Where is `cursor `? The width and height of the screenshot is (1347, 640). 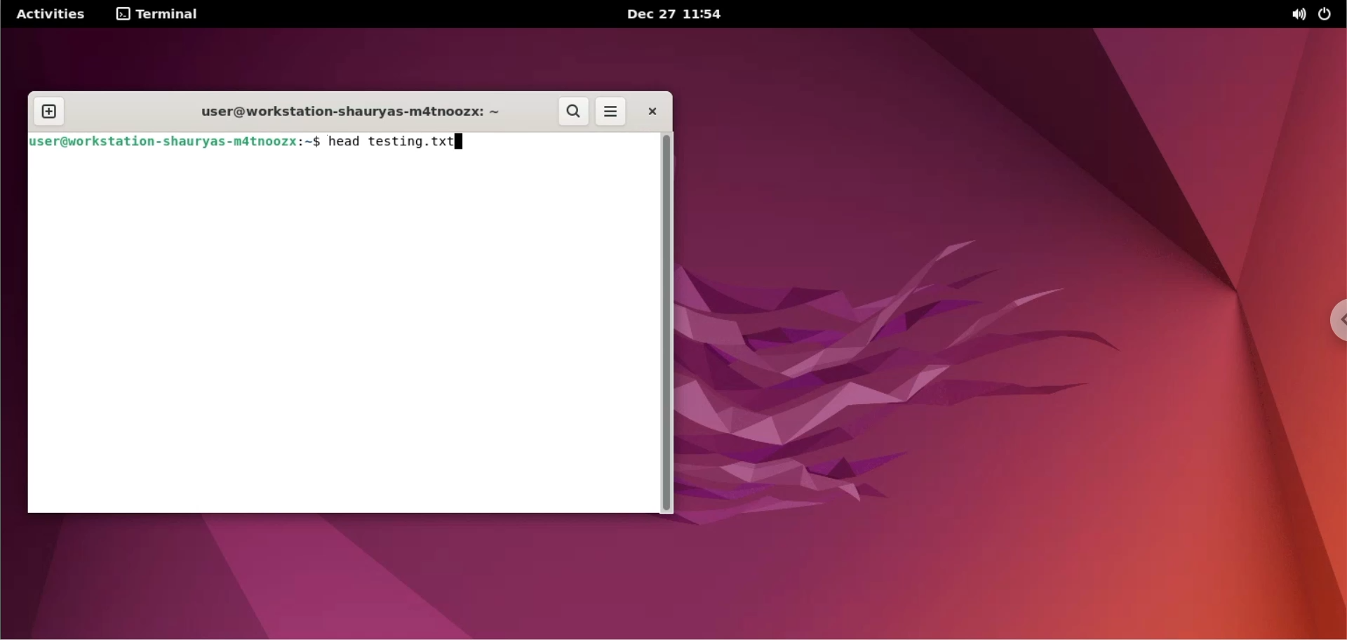
cursor  is located at coordinates (461, 142).